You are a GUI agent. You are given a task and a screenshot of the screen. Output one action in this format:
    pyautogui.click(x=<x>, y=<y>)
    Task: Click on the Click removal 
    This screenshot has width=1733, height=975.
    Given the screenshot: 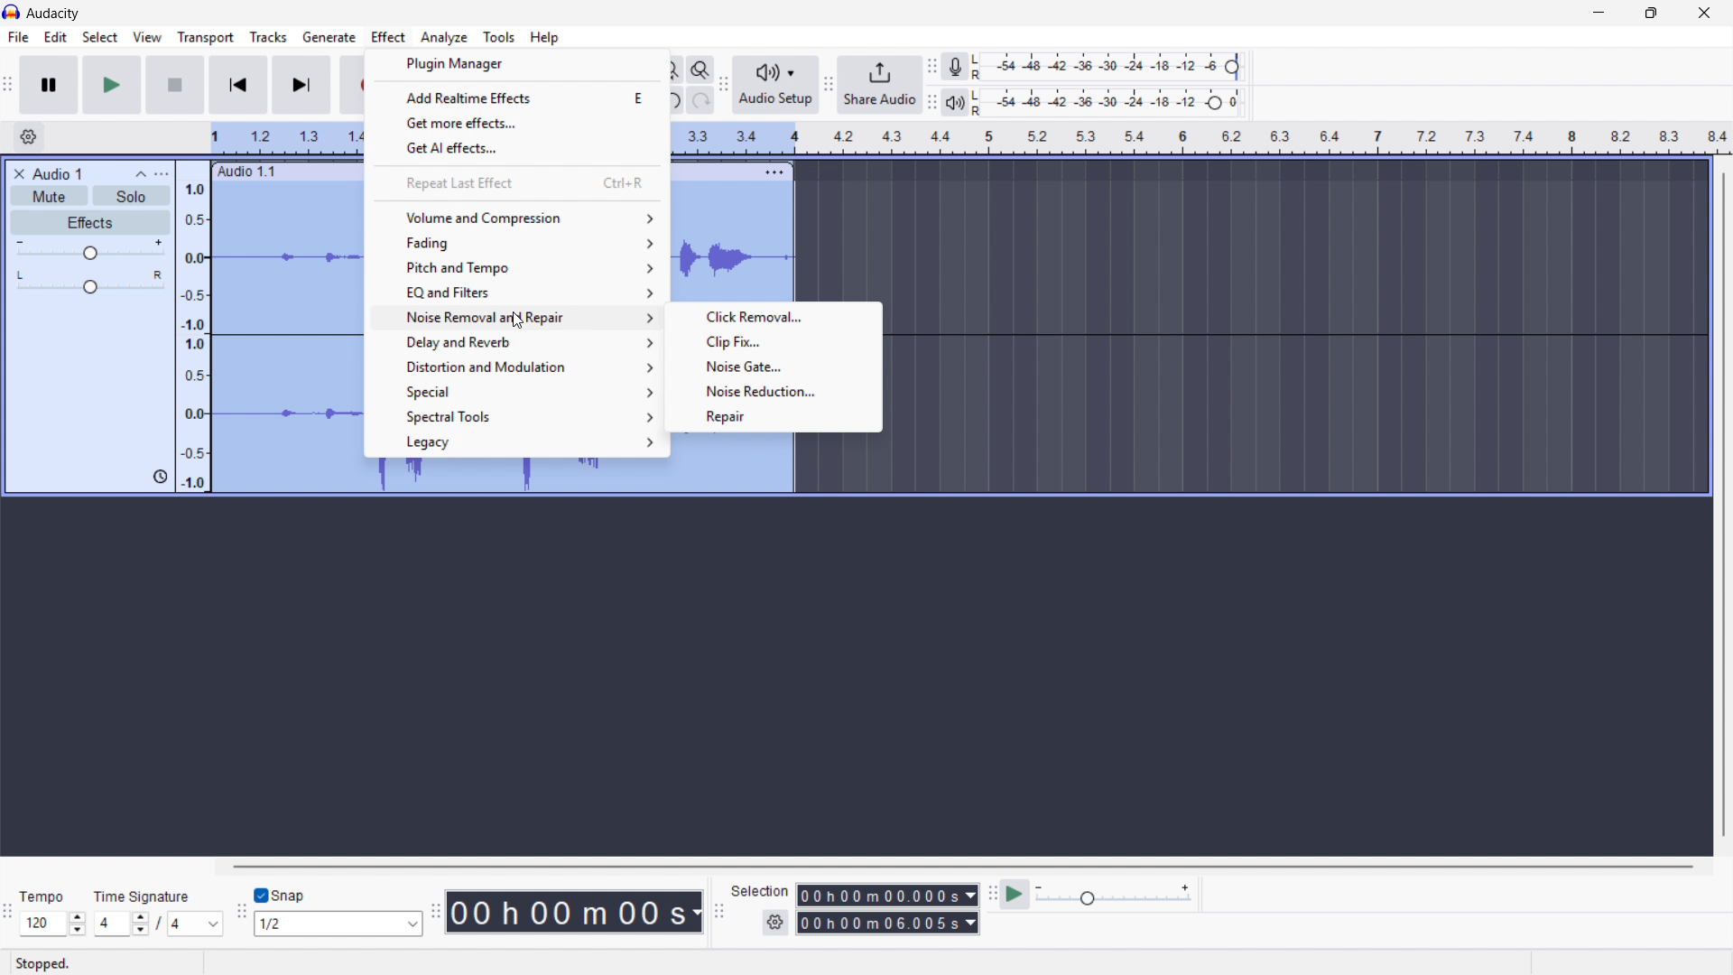 What is the action you would take?
    pyautogui.click(x=772, y=316)
    